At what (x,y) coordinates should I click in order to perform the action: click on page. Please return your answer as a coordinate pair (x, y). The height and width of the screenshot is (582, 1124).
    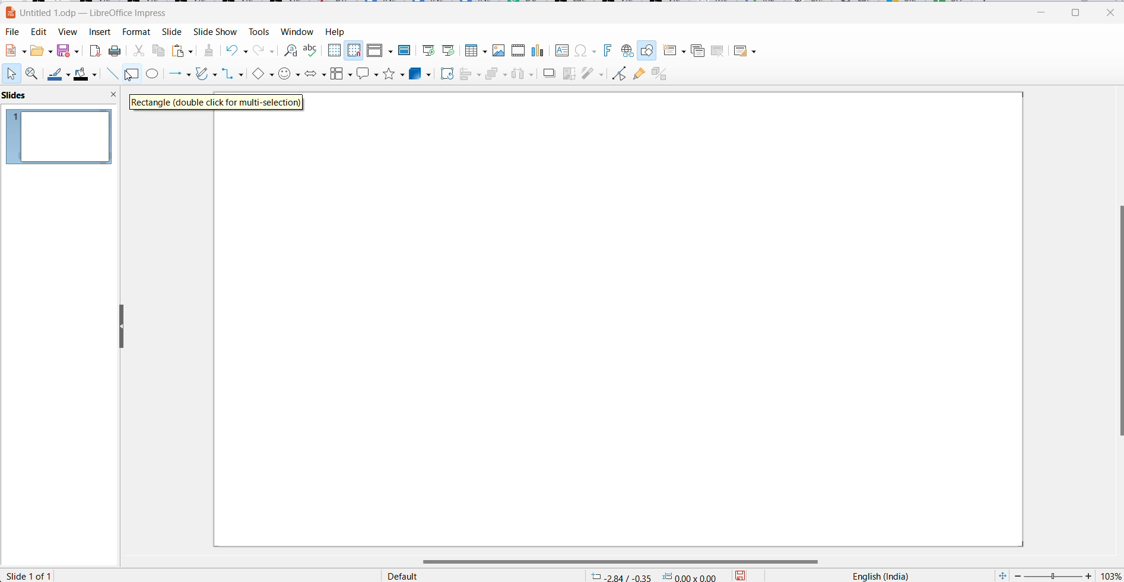
    Looking at the image, I should click on (618, 319).